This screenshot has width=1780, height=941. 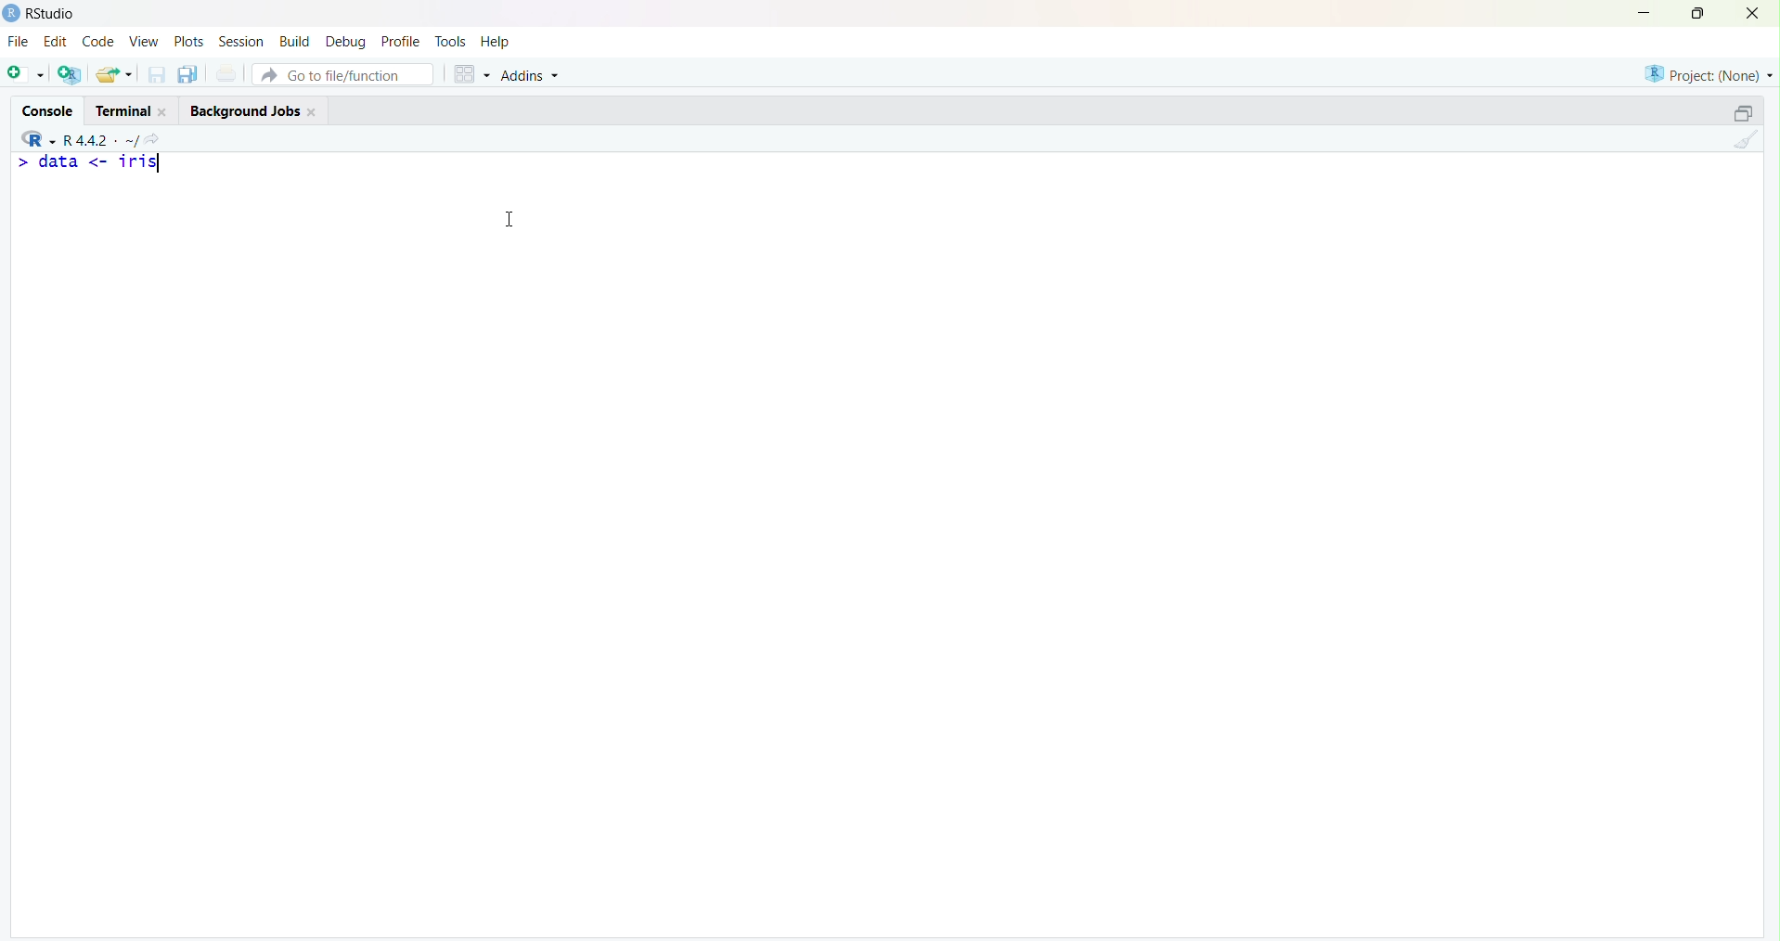 I want to click on Clear console (Ctrl + L), so click(x=1744, y=141).